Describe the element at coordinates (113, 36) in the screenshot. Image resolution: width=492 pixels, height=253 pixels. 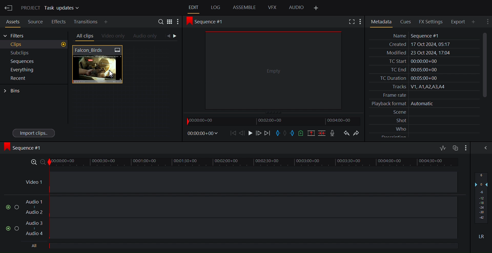
I see `Videos only` at that location.